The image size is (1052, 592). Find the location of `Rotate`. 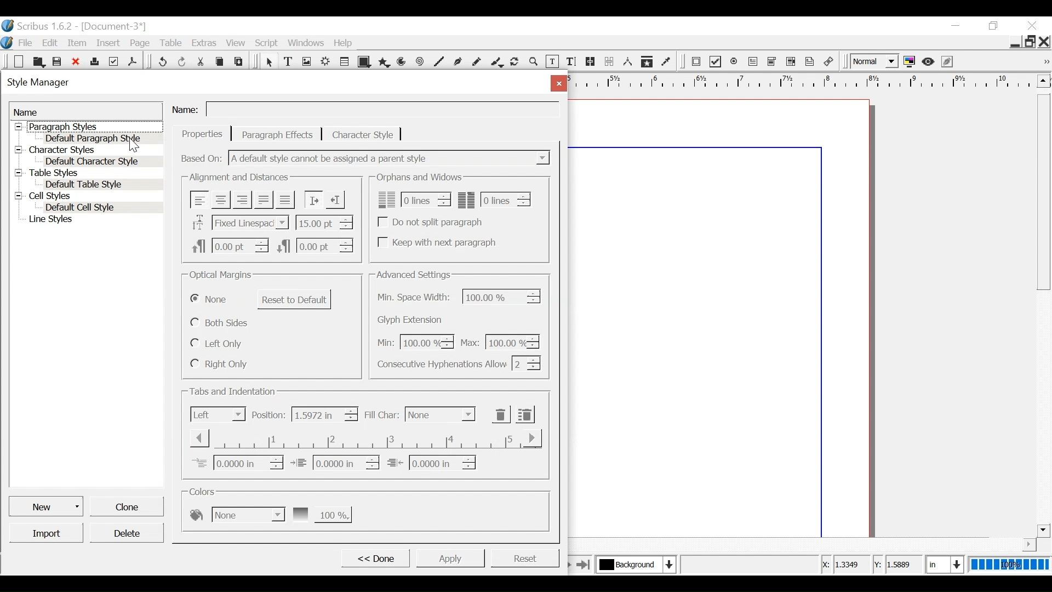

Rotate is located at coordinates (515, 62).